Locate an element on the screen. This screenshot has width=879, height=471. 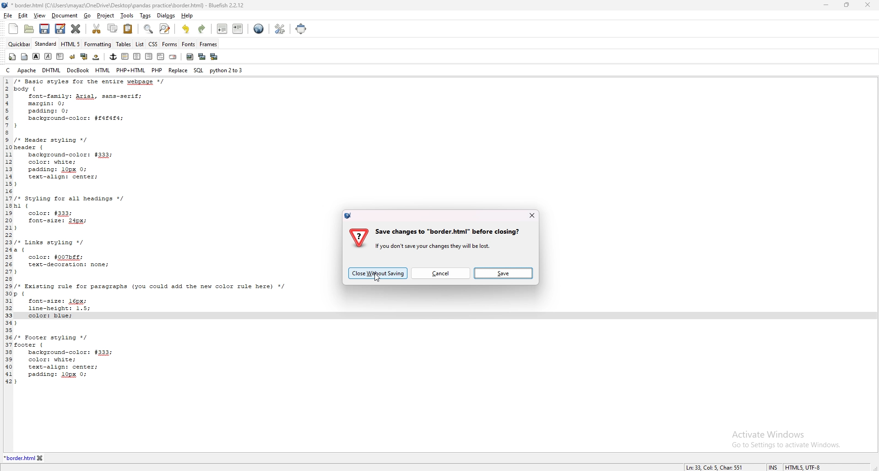
redo is located at coordinates (202, 28).